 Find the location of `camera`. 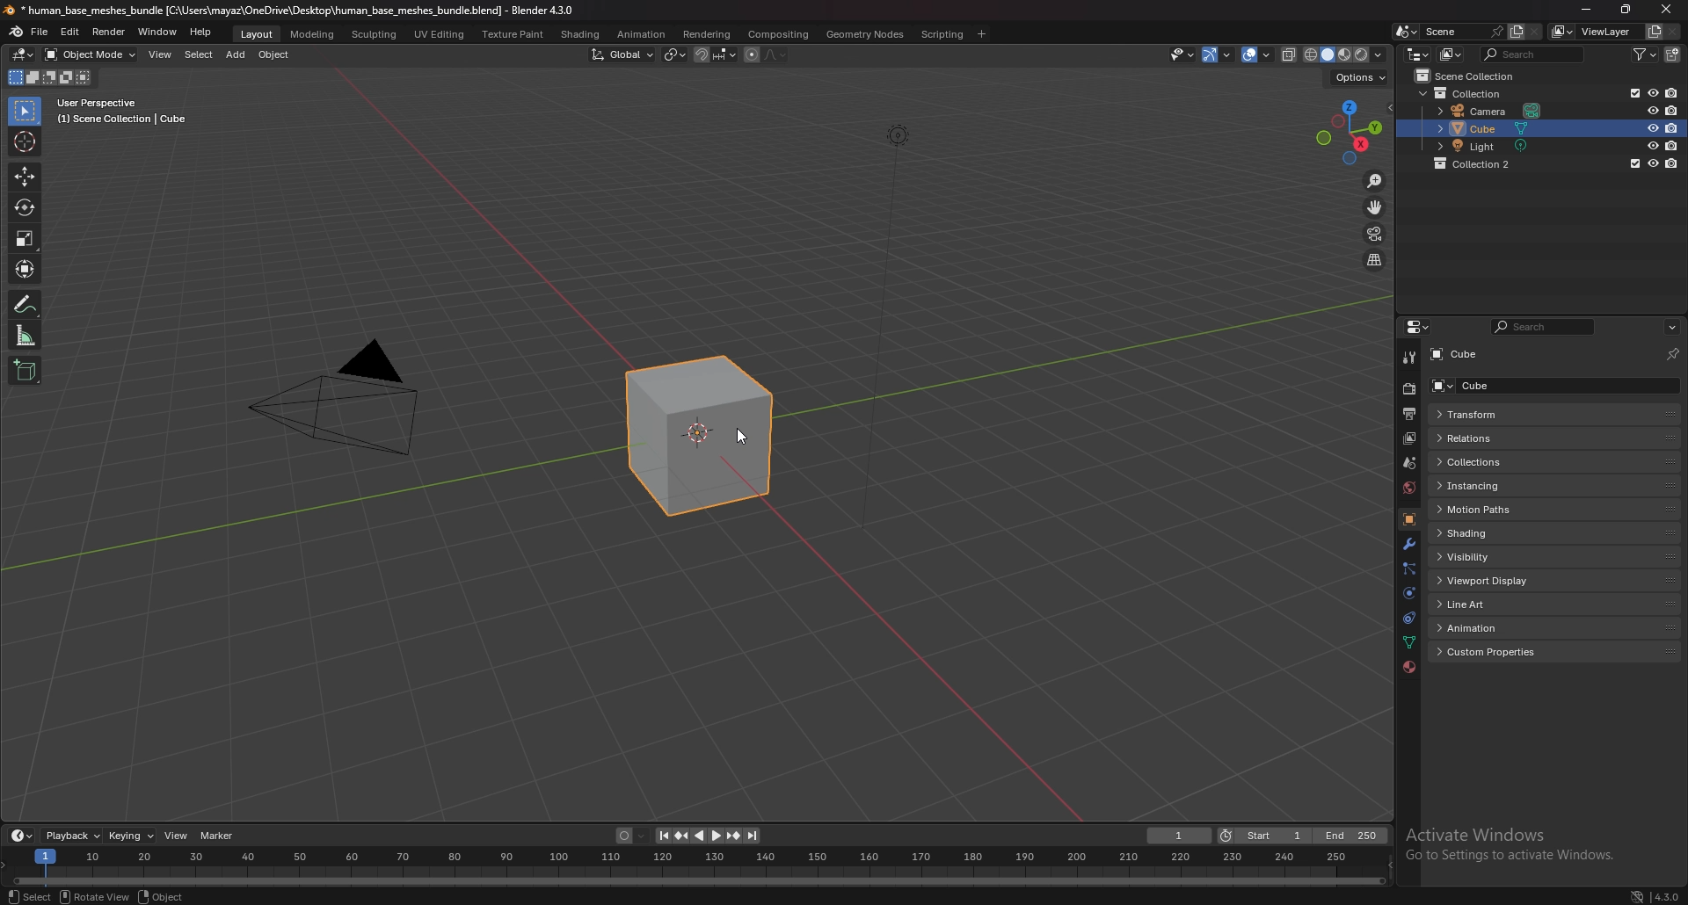

camera is located at coordinates (1495, 109).